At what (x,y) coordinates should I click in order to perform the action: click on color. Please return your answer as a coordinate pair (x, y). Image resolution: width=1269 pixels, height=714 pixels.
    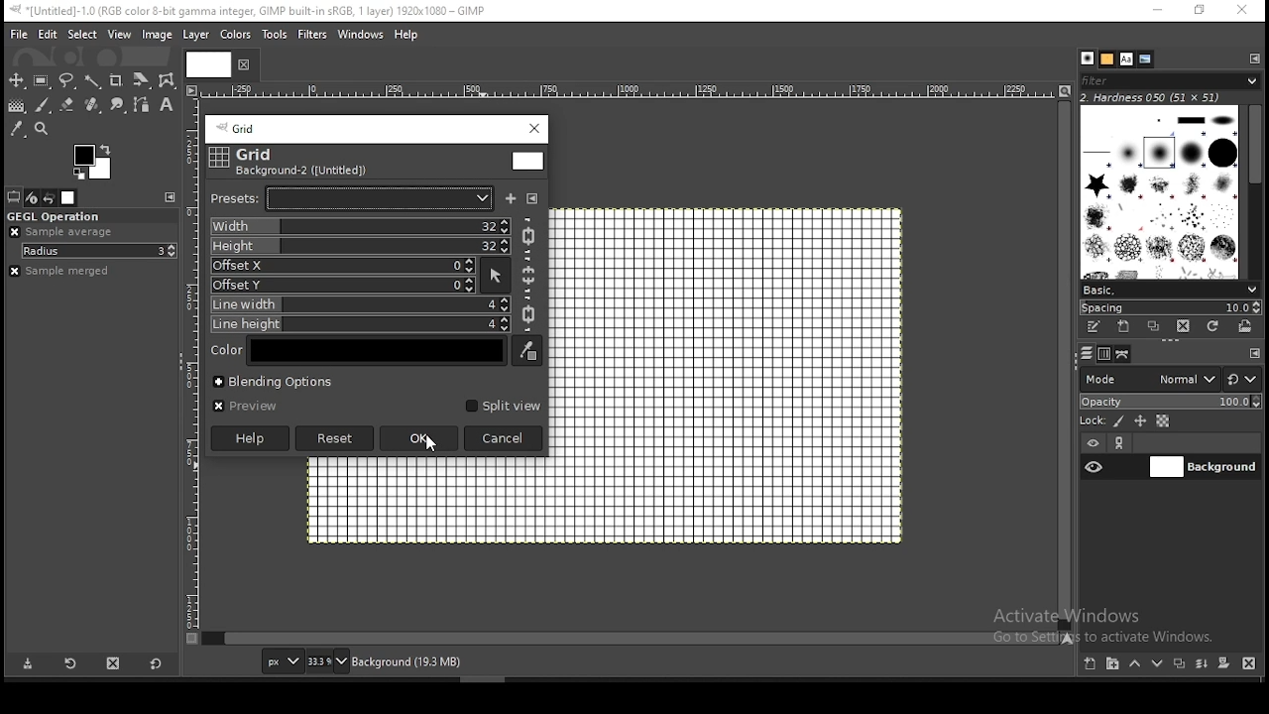
    Looking at the image, I should click on (528, 162).